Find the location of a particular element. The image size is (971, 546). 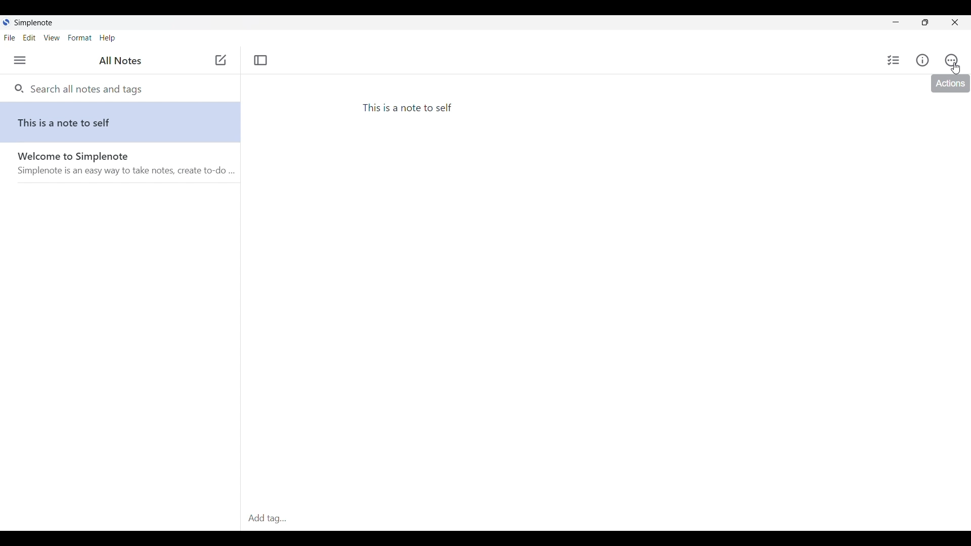

Actions is located at coordinates (951, 83).